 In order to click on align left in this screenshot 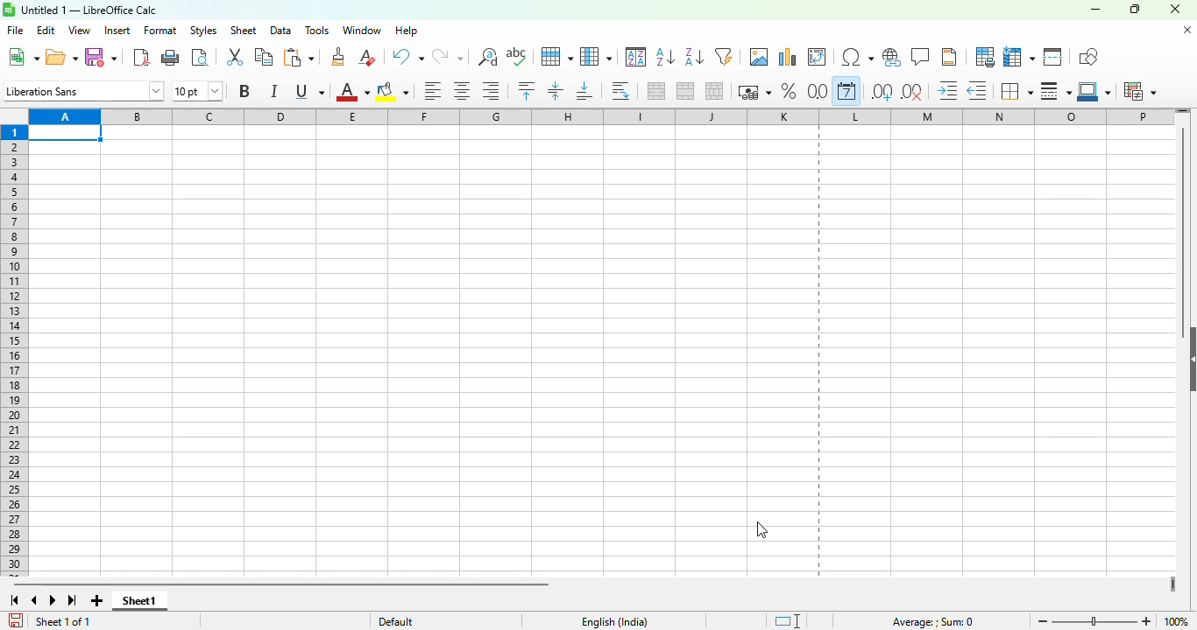, I will do `click(432, 91)`.